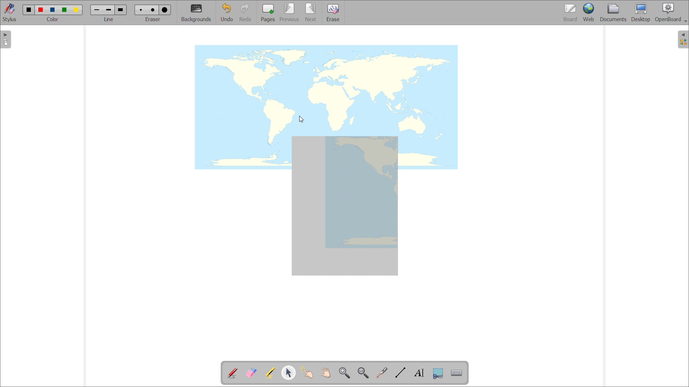 This screenshot has height=387, width=689. Describe the element at coordinates (289, 373) in the screenshot. I see `select and modify objects` at that location.